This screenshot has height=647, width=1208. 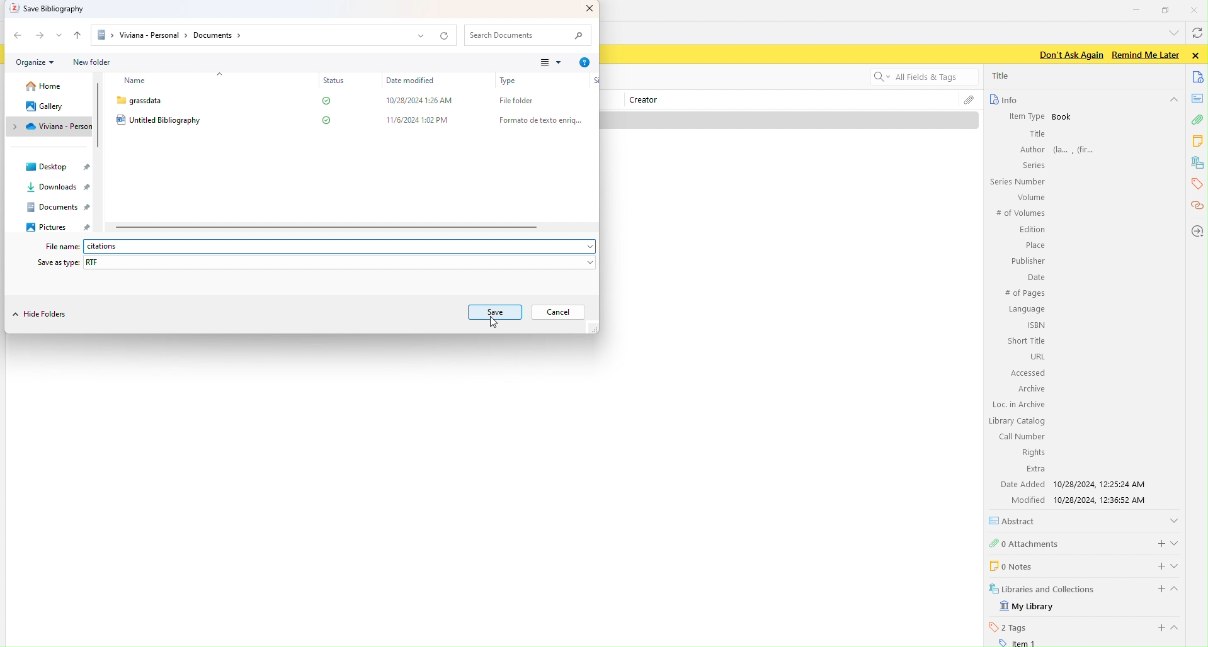 What do you see at coordinates (1197, 121) in the screenshot?
I see `attachment` at bounding box center [1197, 121].